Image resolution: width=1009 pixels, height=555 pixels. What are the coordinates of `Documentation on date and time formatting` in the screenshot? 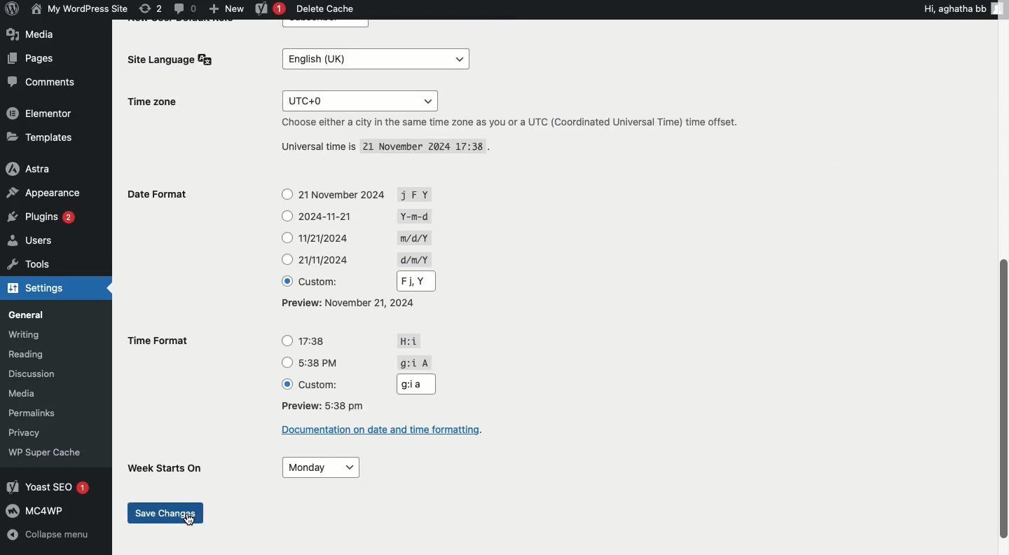 It's located at (384, 432).